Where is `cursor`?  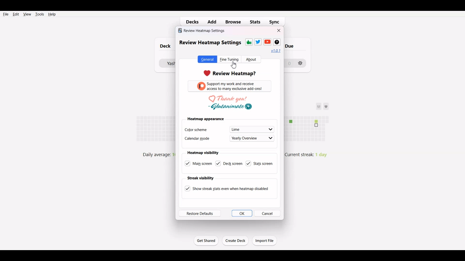
cursor is located at coordinates (234, 65).